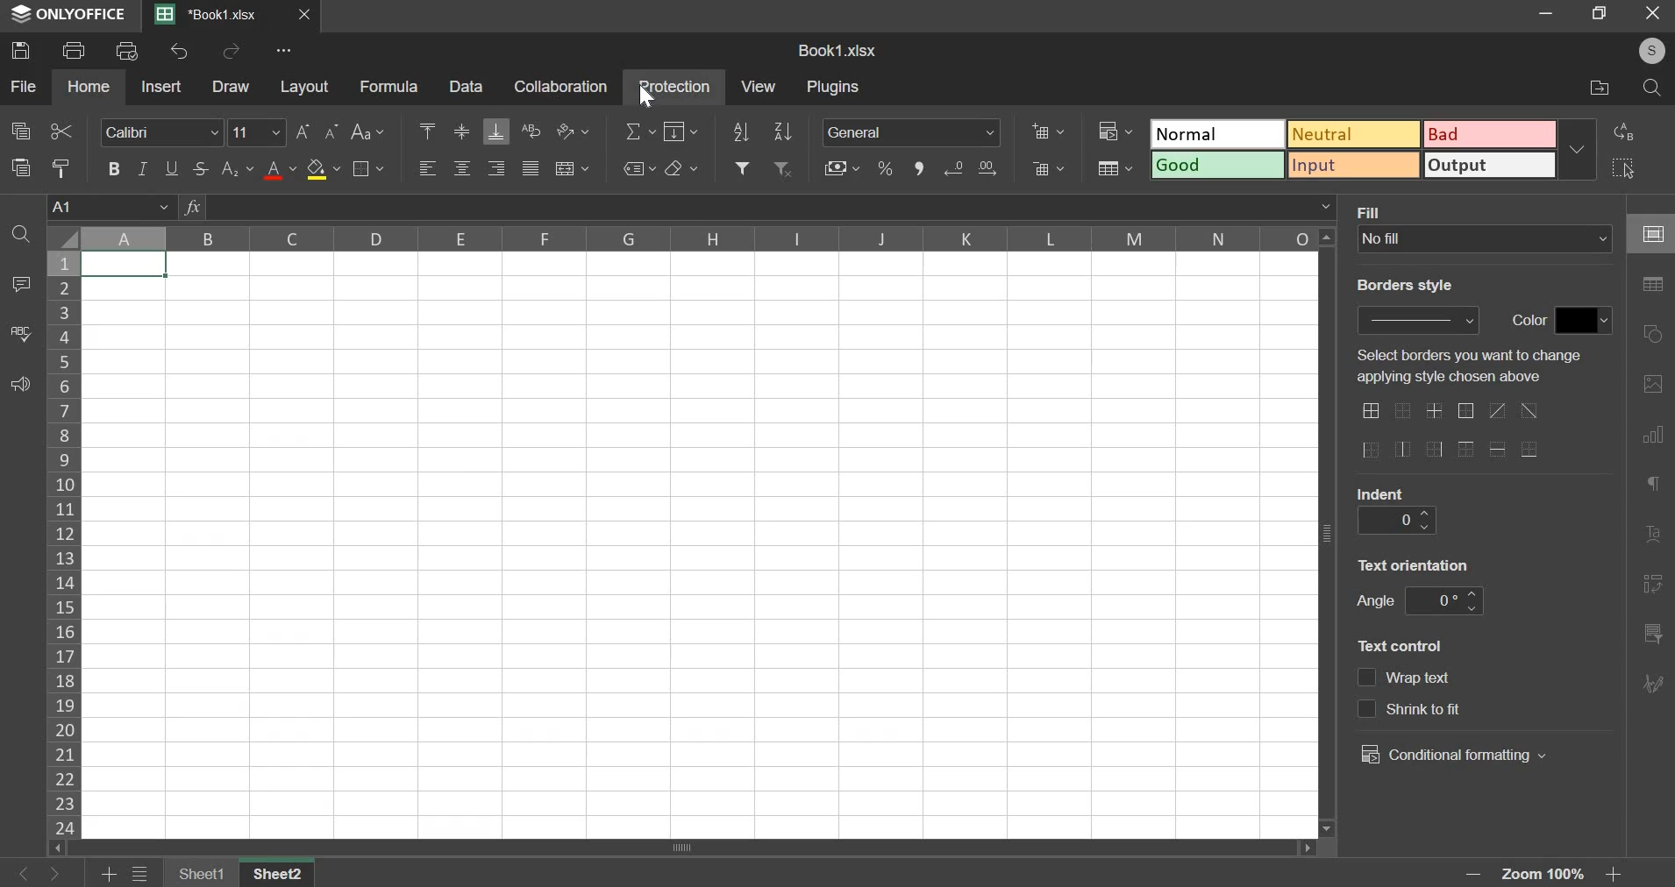  What do you see at coordinates (1047, 169) in the screenshot?
I see `delete cells` at bounding box center [1047, 169].